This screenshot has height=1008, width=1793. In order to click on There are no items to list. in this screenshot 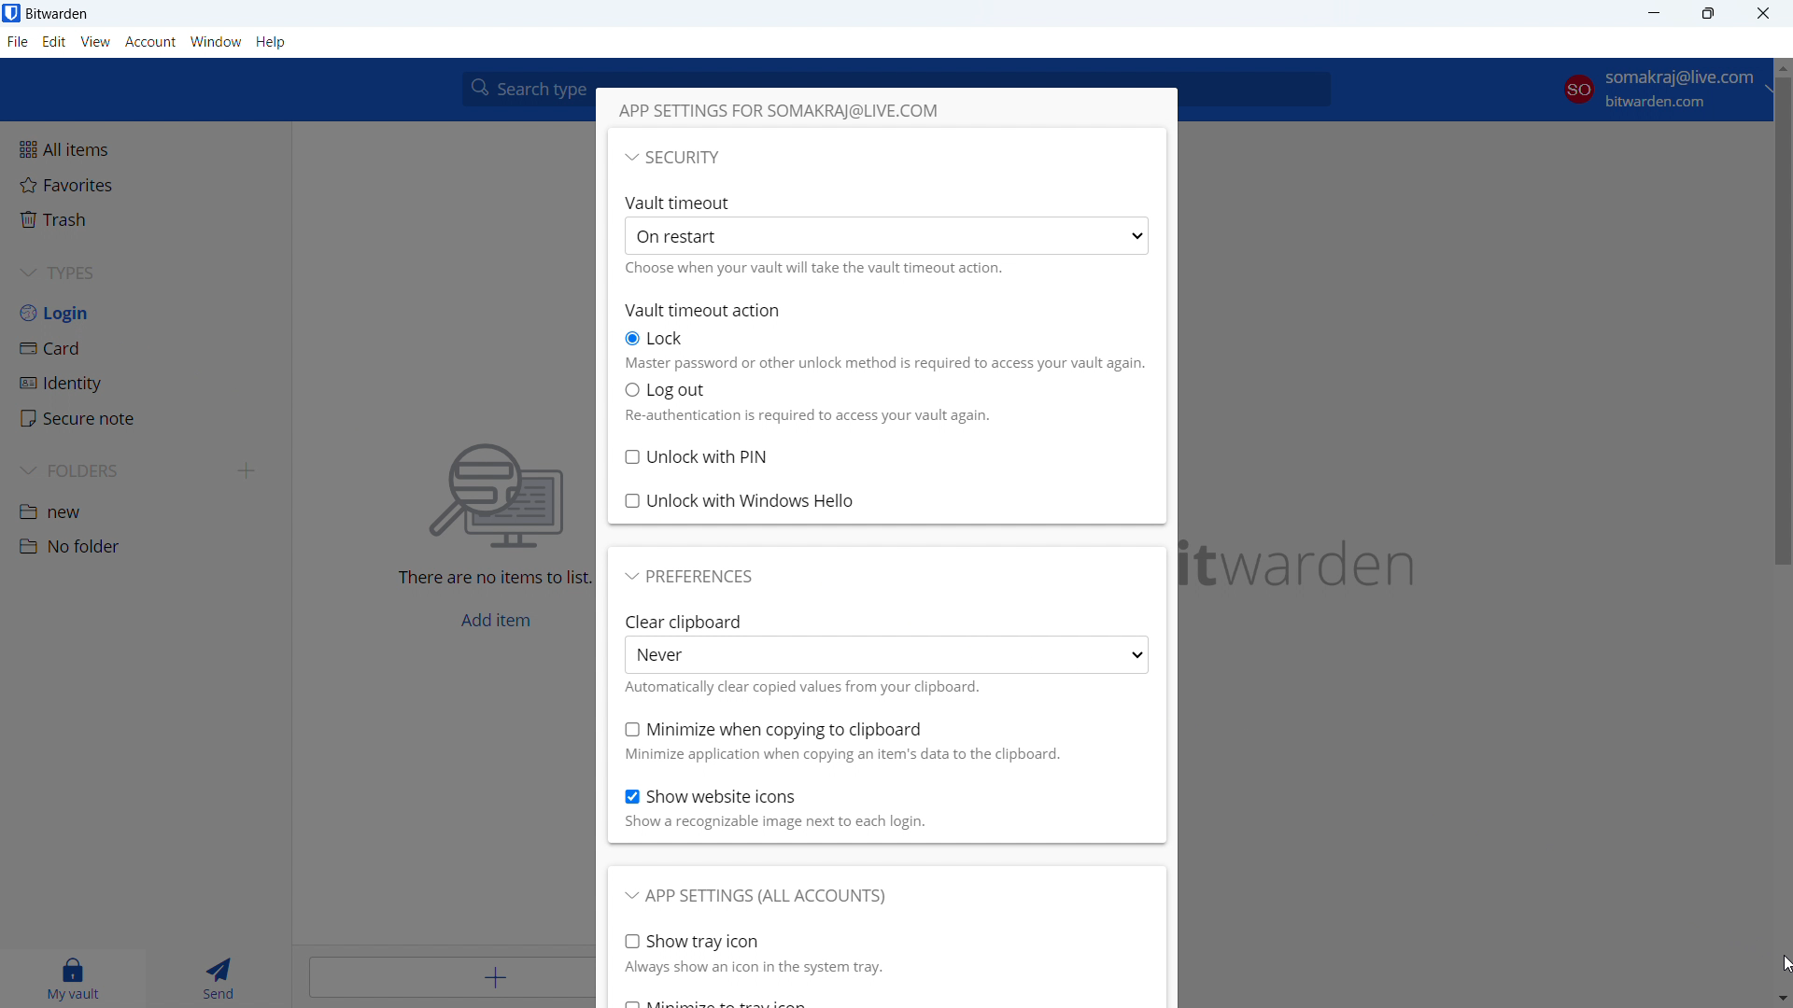, I will do `click(491, 581)`.